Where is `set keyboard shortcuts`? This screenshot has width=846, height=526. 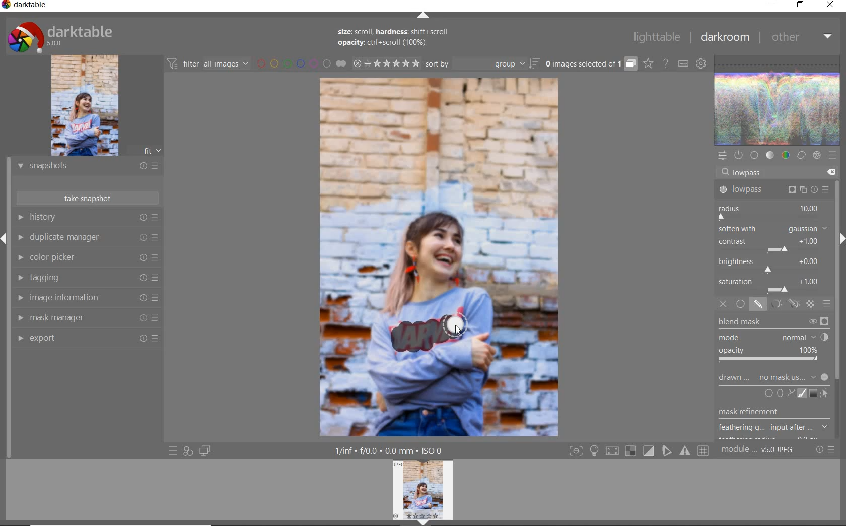 set keyboard shortcuts is located at coordinates (682, 63).